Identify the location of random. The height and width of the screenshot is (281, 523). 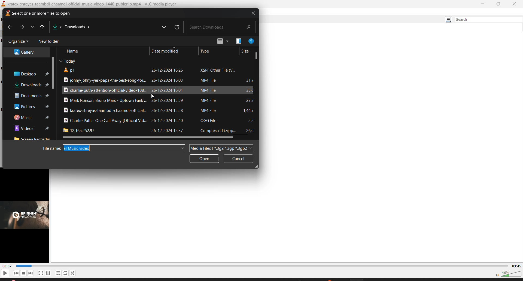
(71, 273).